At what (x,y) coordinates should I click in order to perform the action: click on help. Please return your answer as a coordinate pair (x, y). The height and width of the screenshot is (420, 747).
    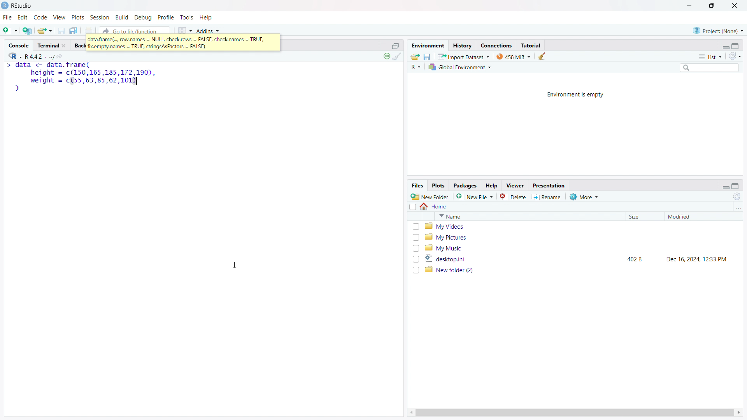
    Looking at the image, I should click on (206, 17).